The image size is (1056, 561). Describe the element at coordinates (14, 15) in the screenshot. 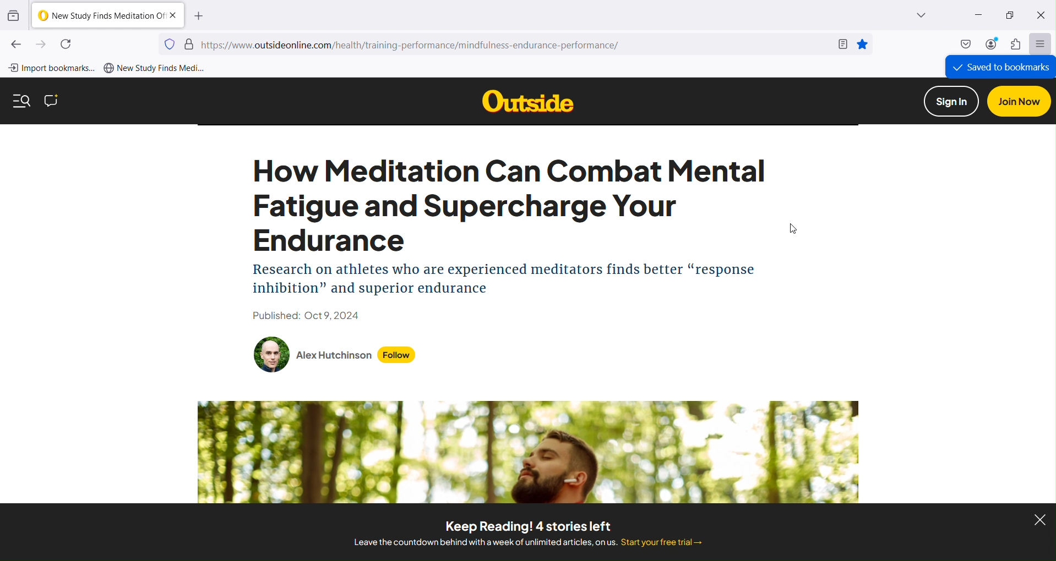

I see `View recent browsing across windows and devices` at that location.